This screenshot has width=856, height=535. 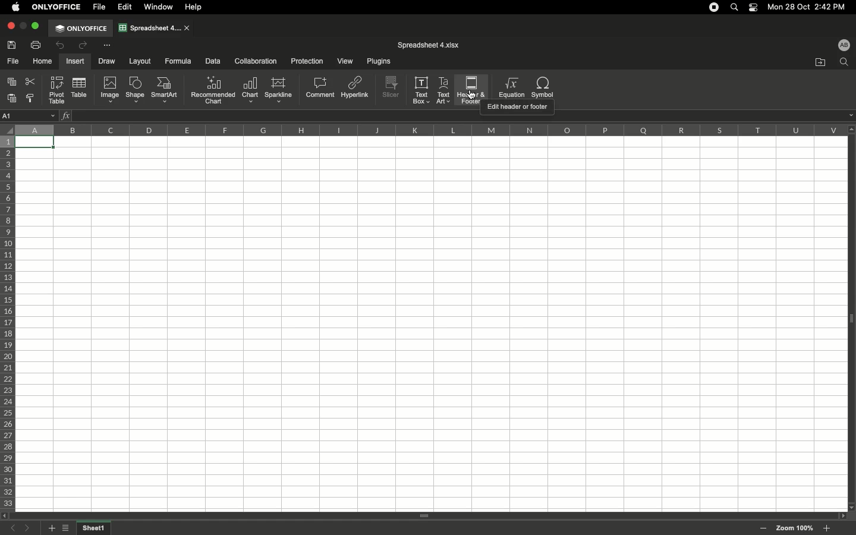 What do you see at coordinates (14, 62) in the screenshot?
I see `File` at bounding box center [14, 62].